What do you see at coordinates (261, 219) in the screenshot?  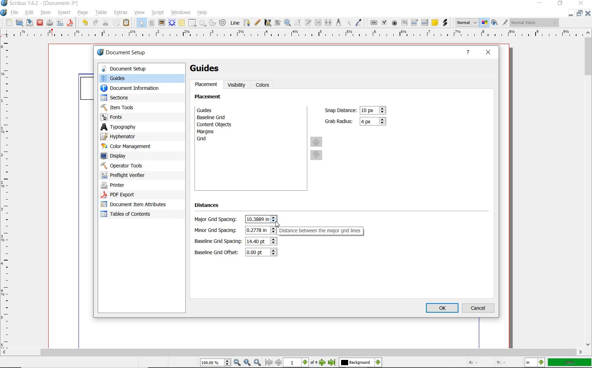 I see `major grid spacing` at bounding box center [261, 219].